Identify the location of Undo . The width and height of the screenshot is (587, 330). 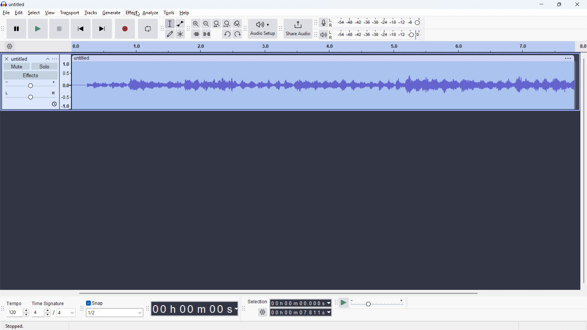
(227, 34).